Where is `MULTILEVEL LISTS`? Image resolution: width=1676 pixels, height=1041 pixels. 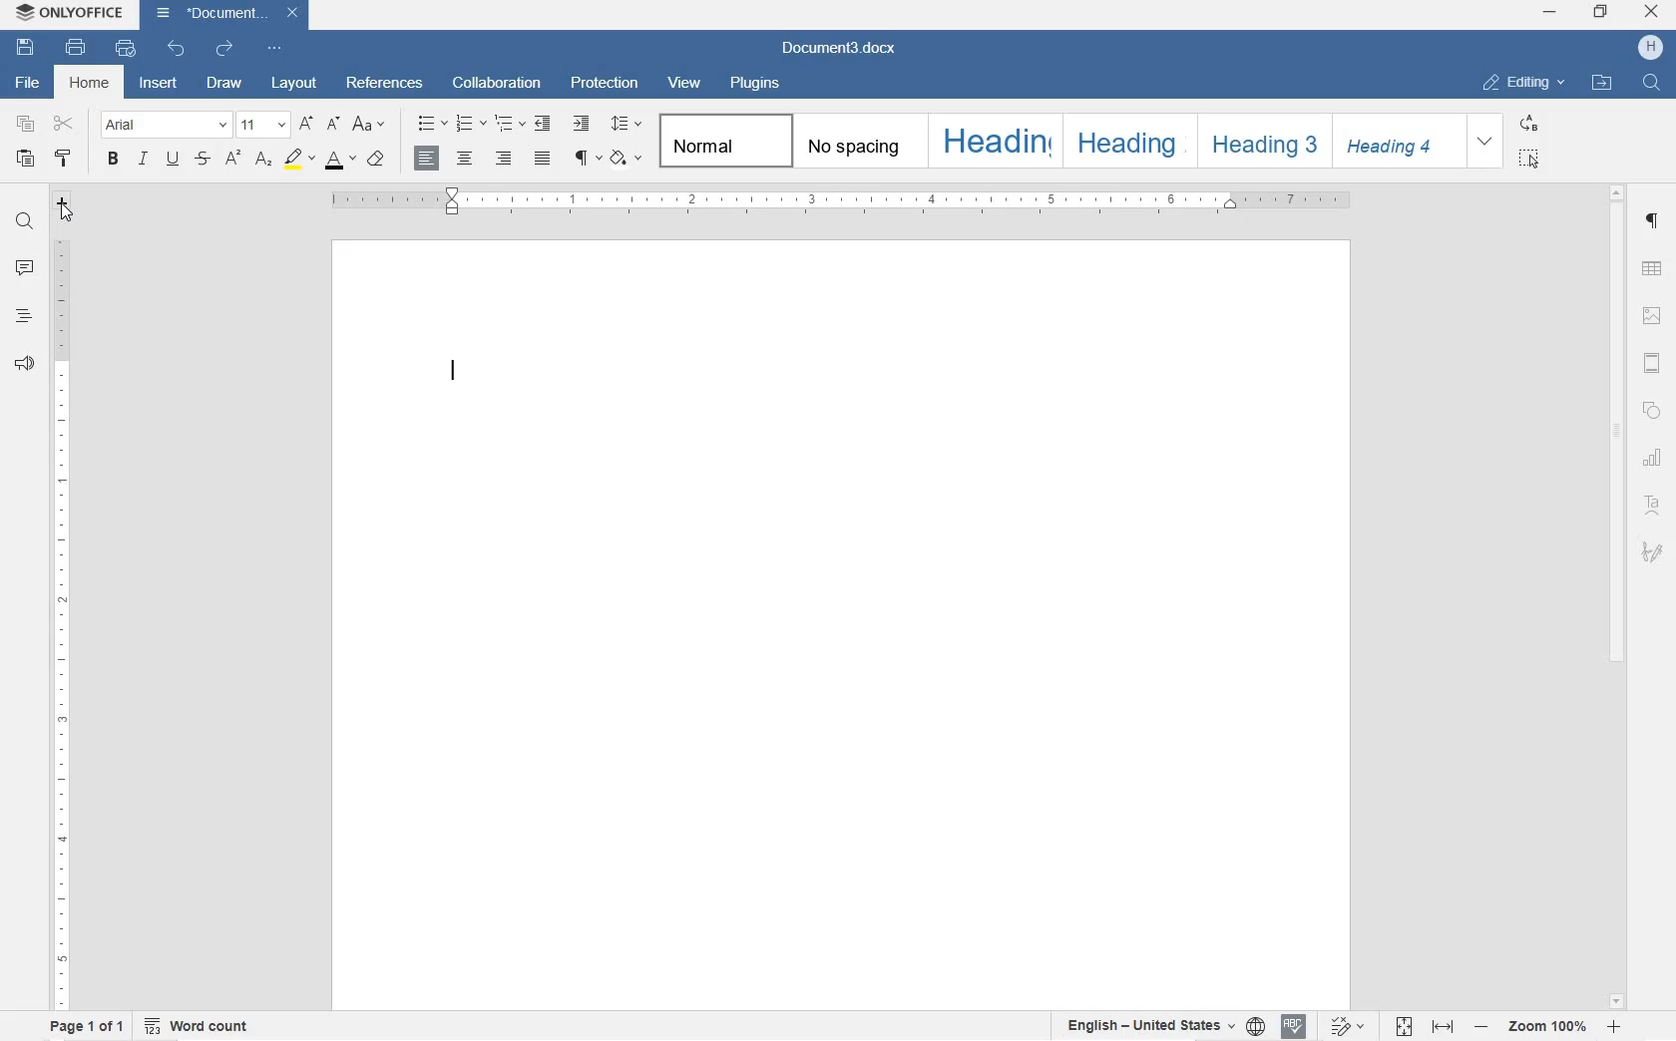
MULTILEVEL LISTS is located at coordinates (508, 125).